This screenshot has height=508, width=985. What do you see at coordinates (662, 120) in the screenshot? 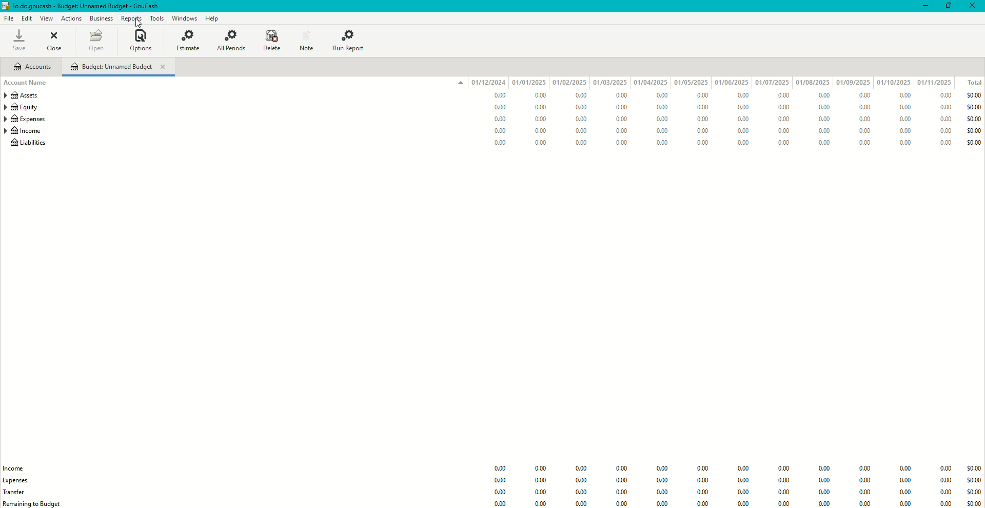
I see `0.00` at bounding box center [662, 120].